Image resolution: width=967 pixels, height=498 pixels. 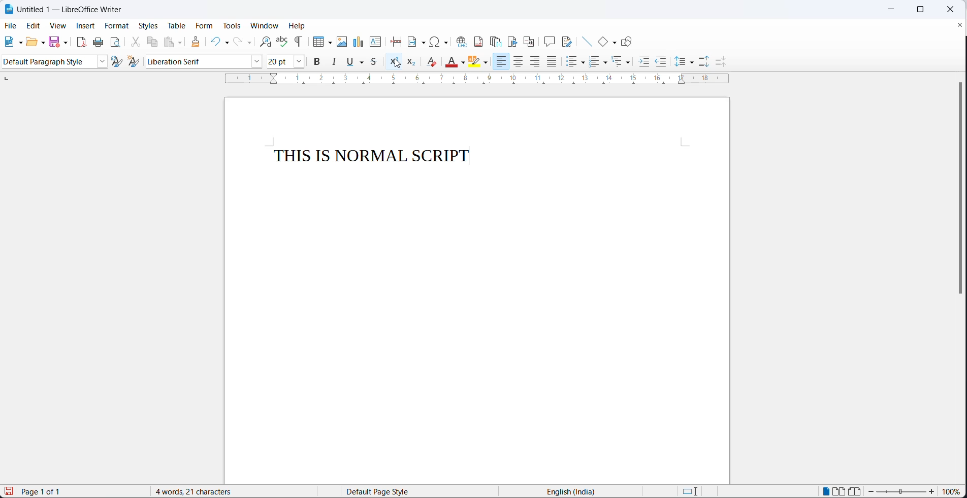 What do you see at coordinates (214, 41) in the screenshot?
I see `undo` at bounding box center [214, 41].